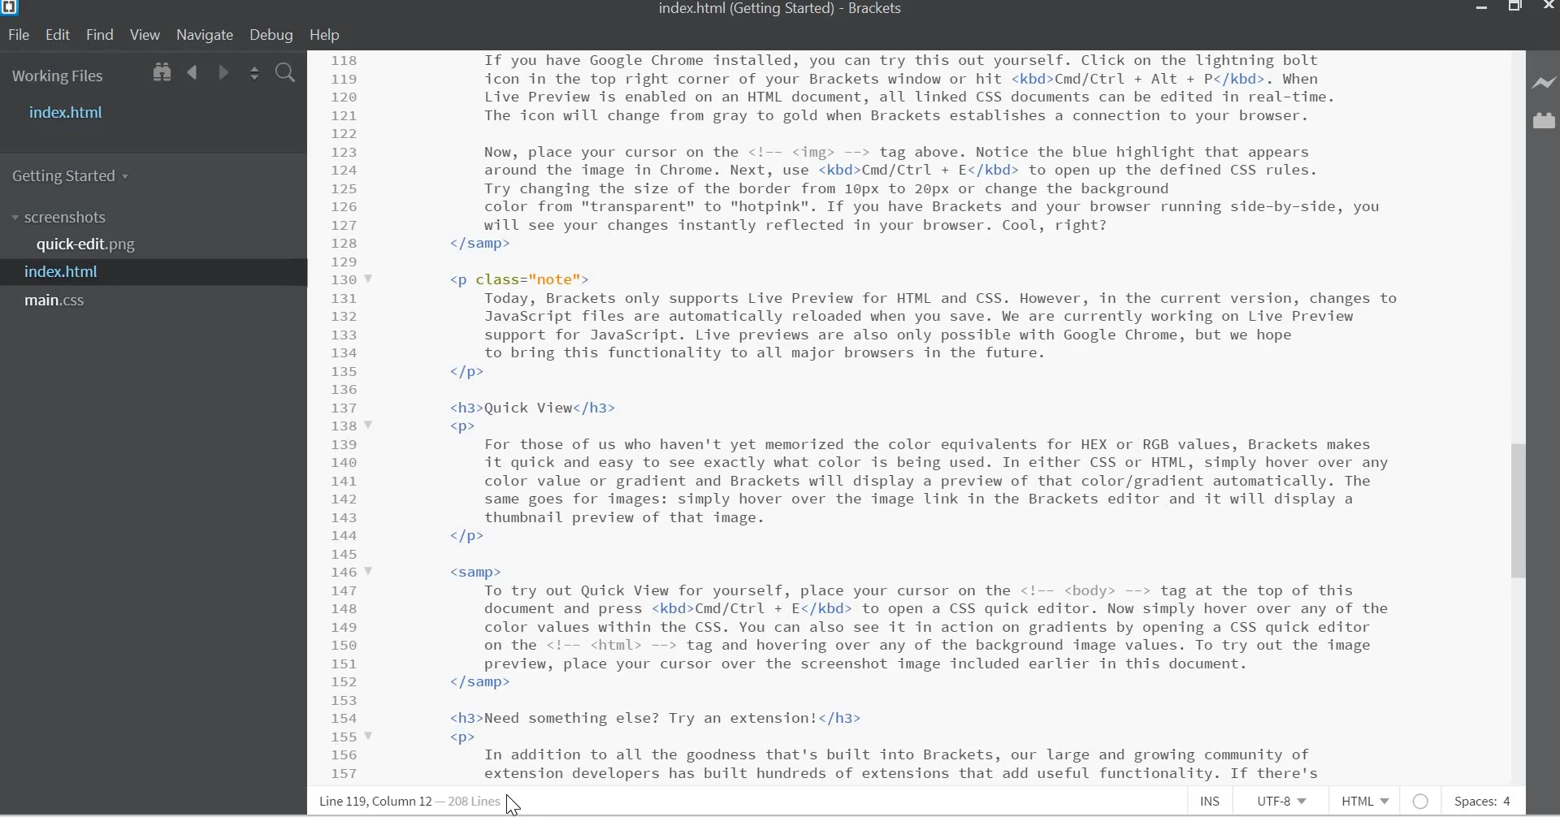 The height and width of the screenshot is (817, 1560). I want to click on View, so click(145, 36).